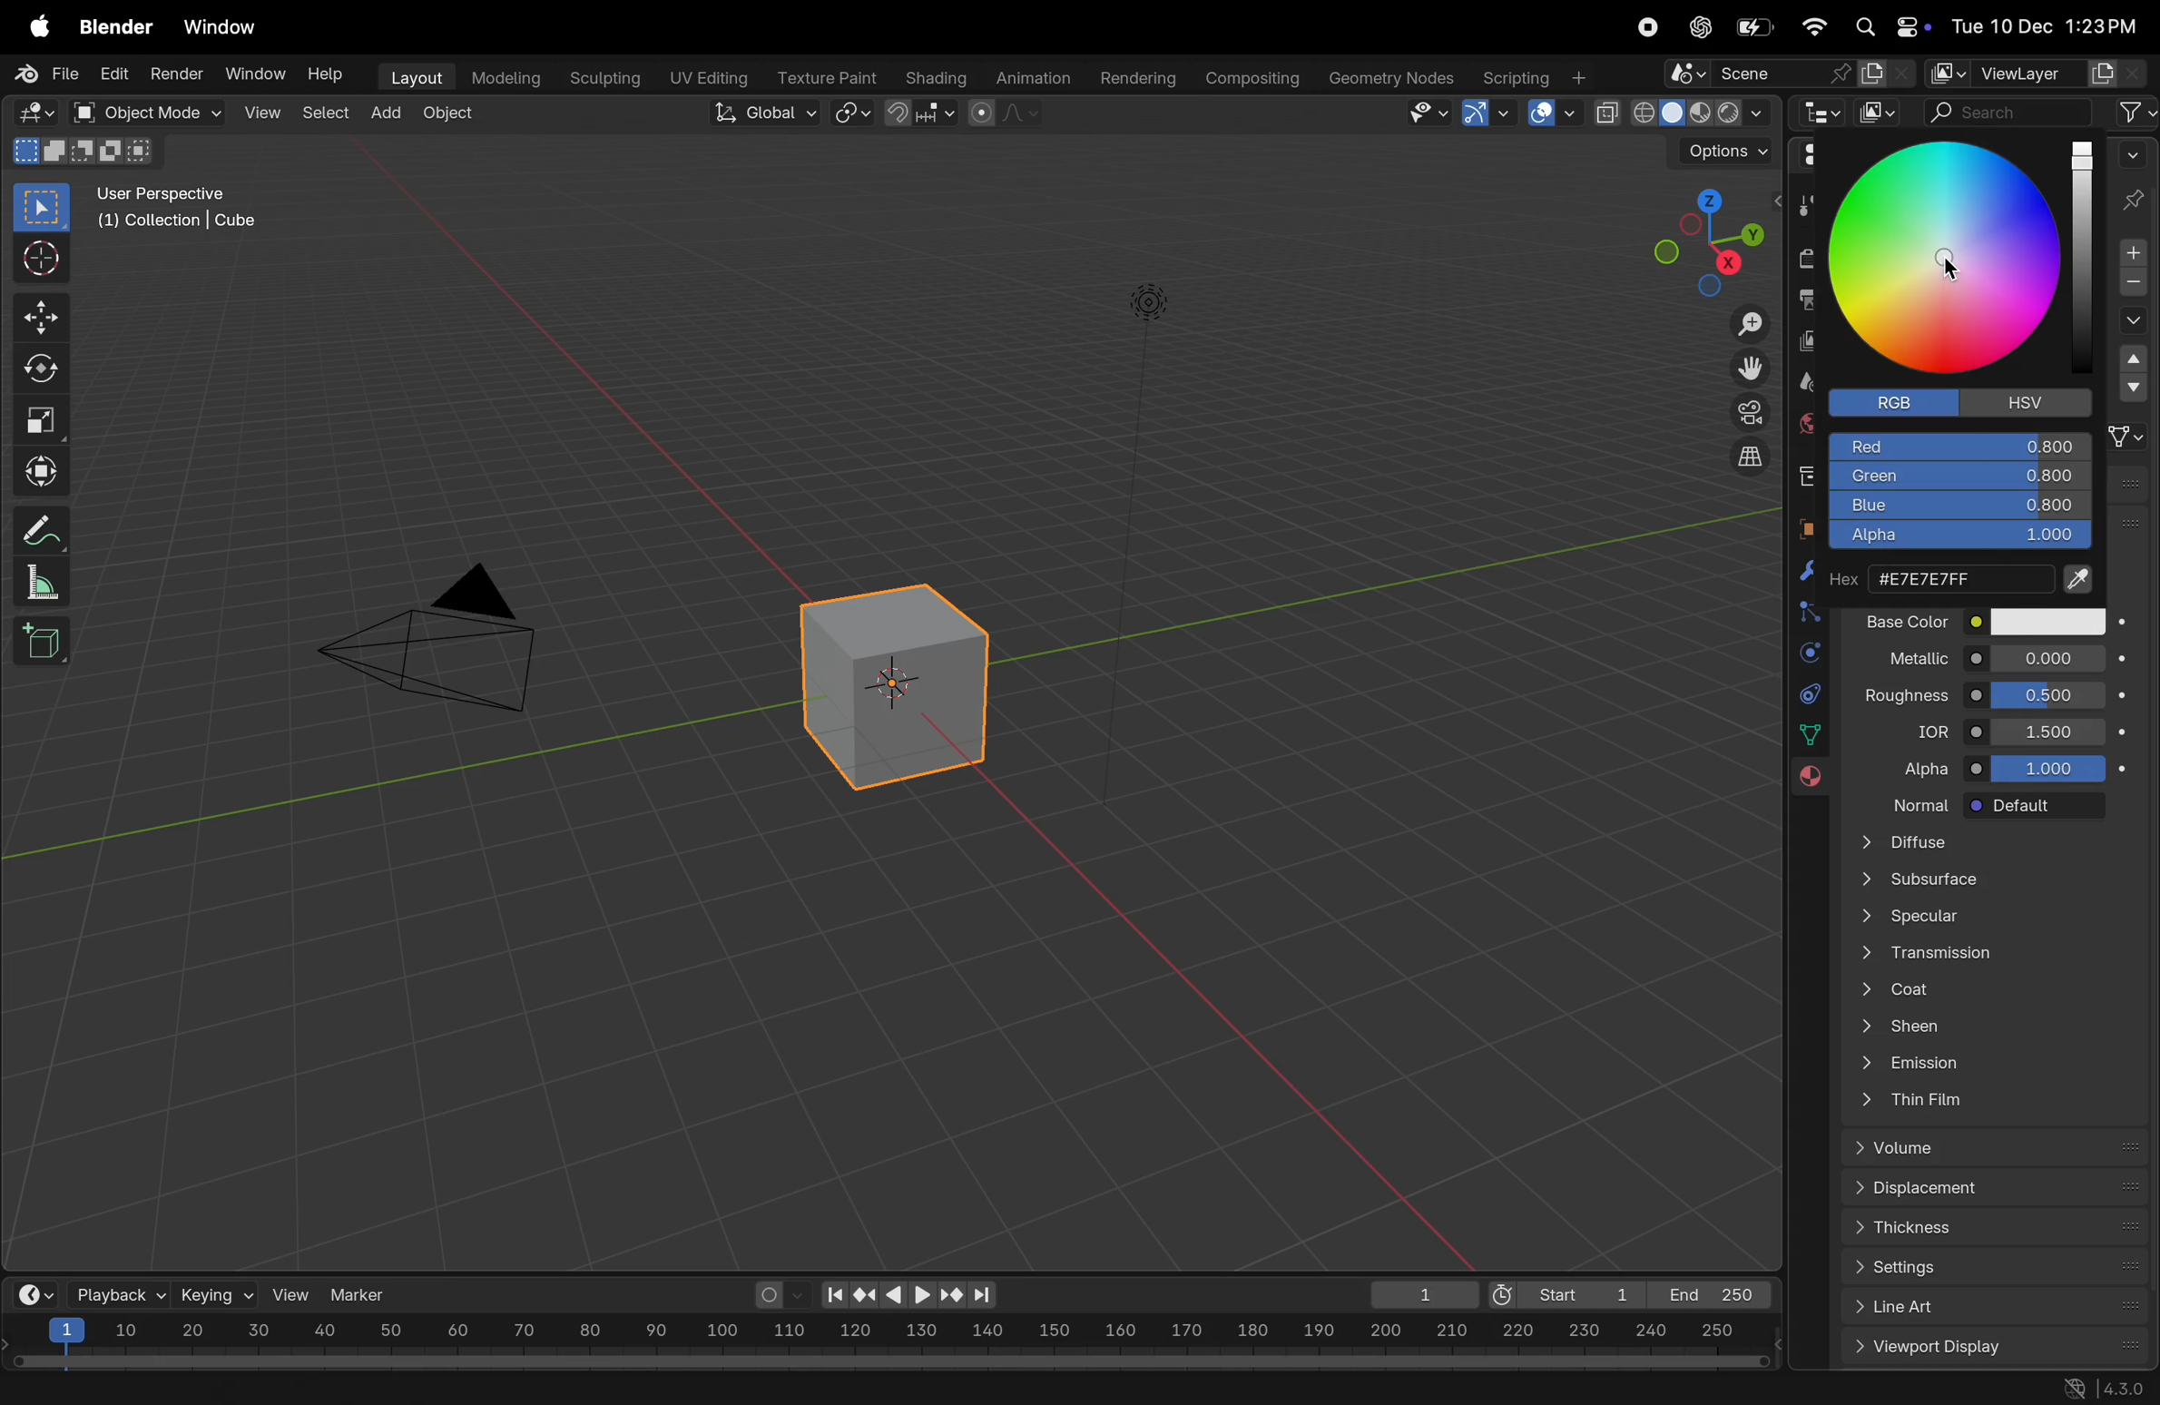 The width and height of the screenshot is (2160, 1405). What do you see at coordinates (1947, 257) in the screenshot?
I see `color wheel` at bounding box center [1947, 257].